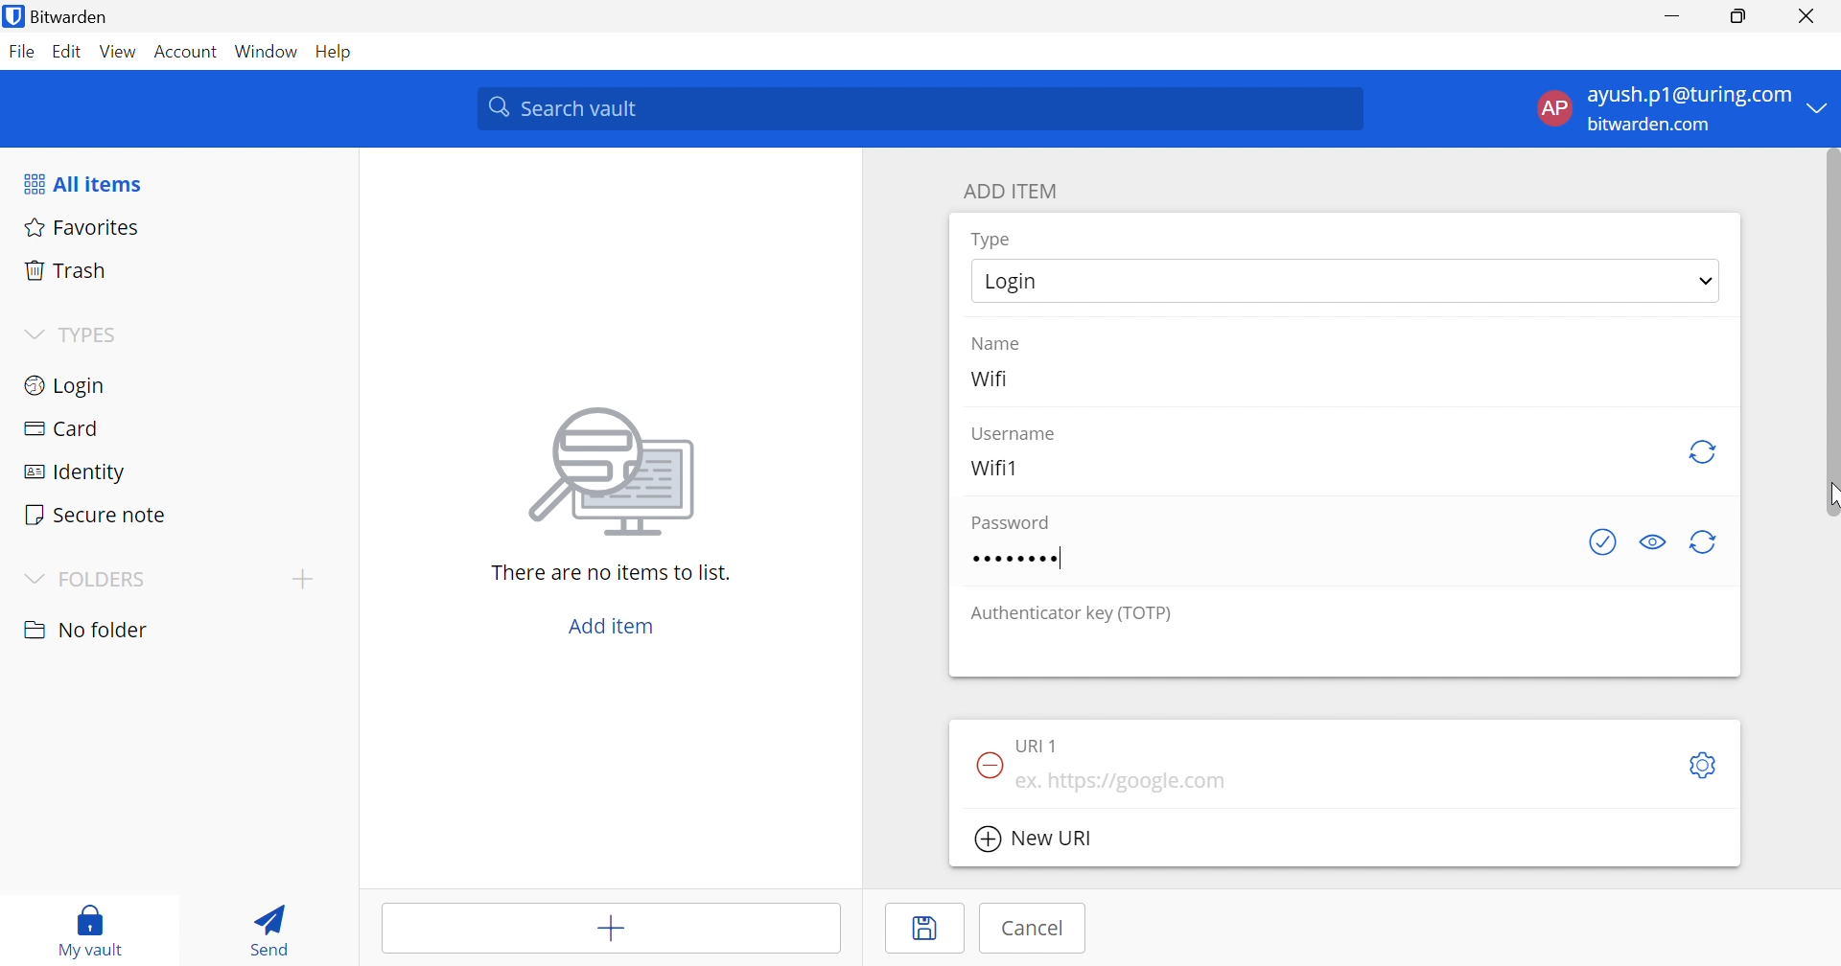 The image size is (1841, 966). What do you see at coordinates (302, 578) in the screenshot?
I see `Drop Down` at bounding box center [302, 578].